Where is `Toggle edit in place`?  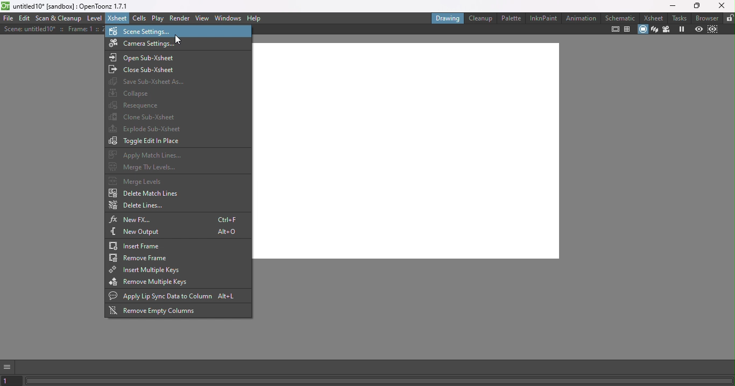 Toggle edit in place is located at coordinates (145, 141).